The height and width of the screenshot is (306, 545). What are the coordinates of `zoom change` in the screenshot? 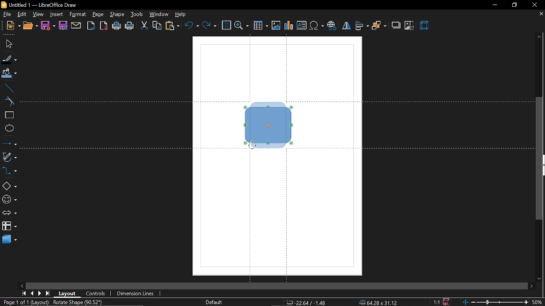 It's located at (496, 303).